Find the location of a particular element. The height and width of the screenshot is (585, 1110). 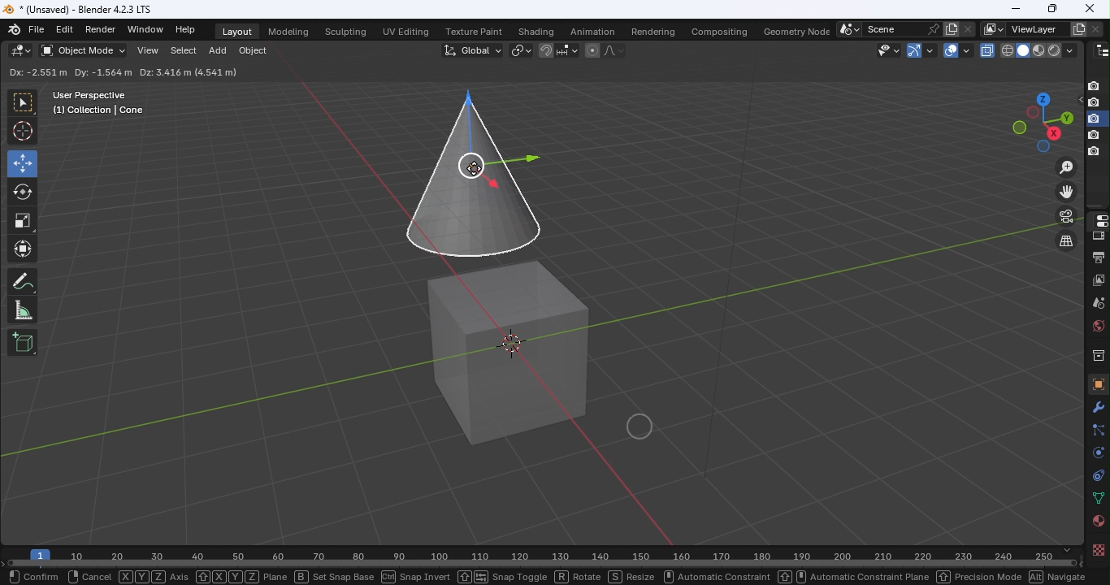

Editor type is located at coordinates (22, 50).